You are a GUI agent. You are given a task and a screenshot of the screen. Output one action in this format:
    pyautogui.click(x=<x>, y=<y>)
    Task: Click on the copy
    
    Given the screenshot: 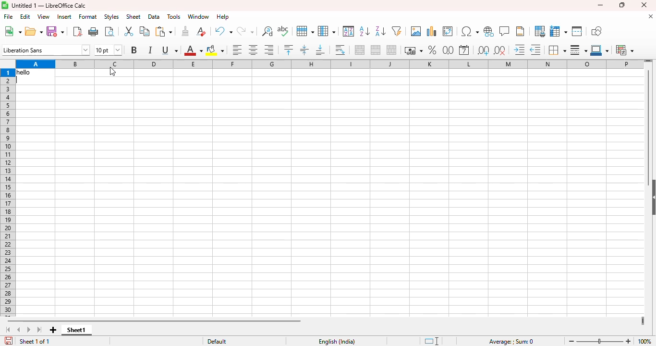 What is the action you would take?
    pyautogui.click(x=145, y=31)
    